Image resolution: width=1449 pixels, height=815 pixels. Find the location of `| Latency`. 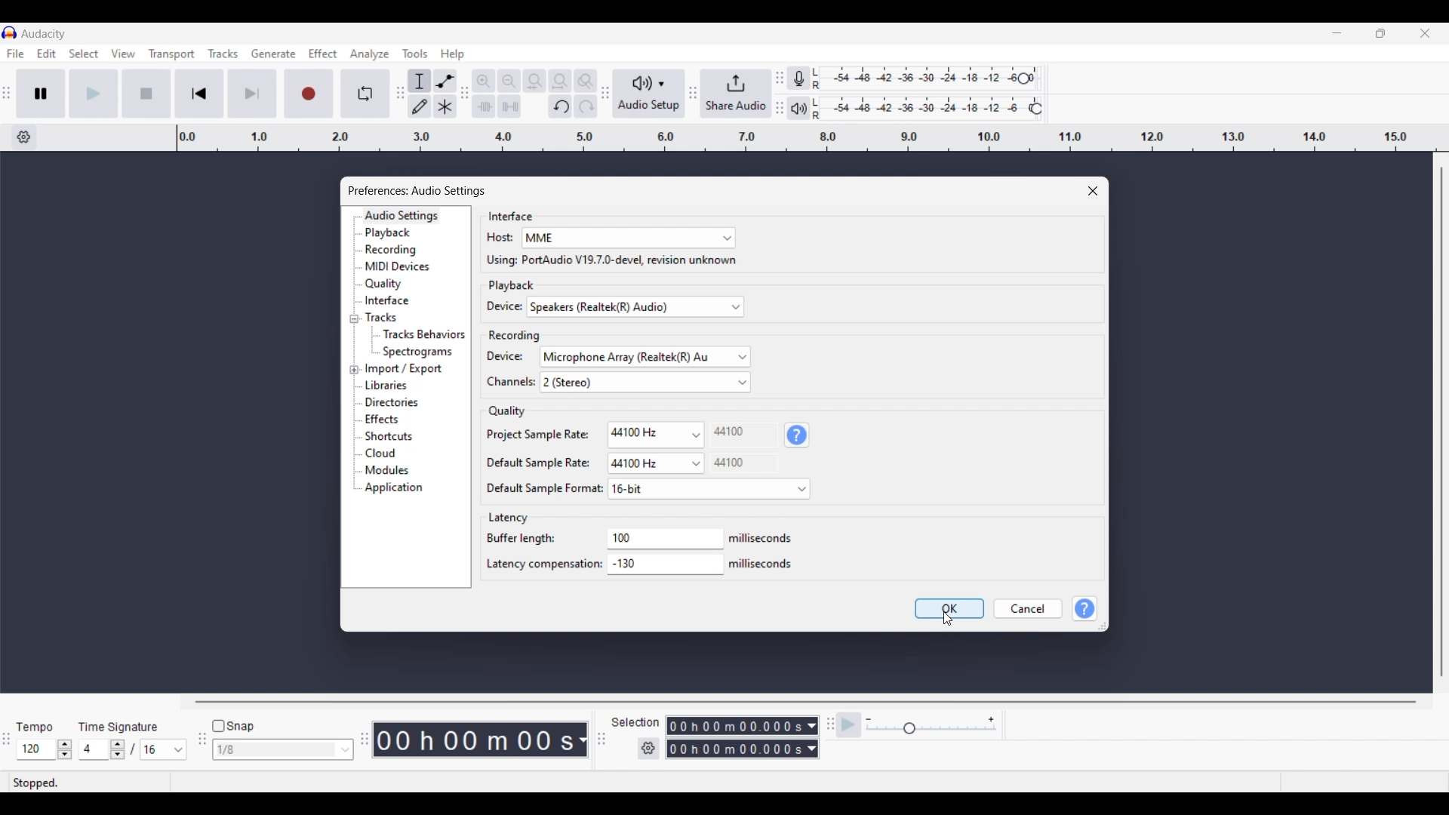

| Latency is located at coordinates (511, 518).